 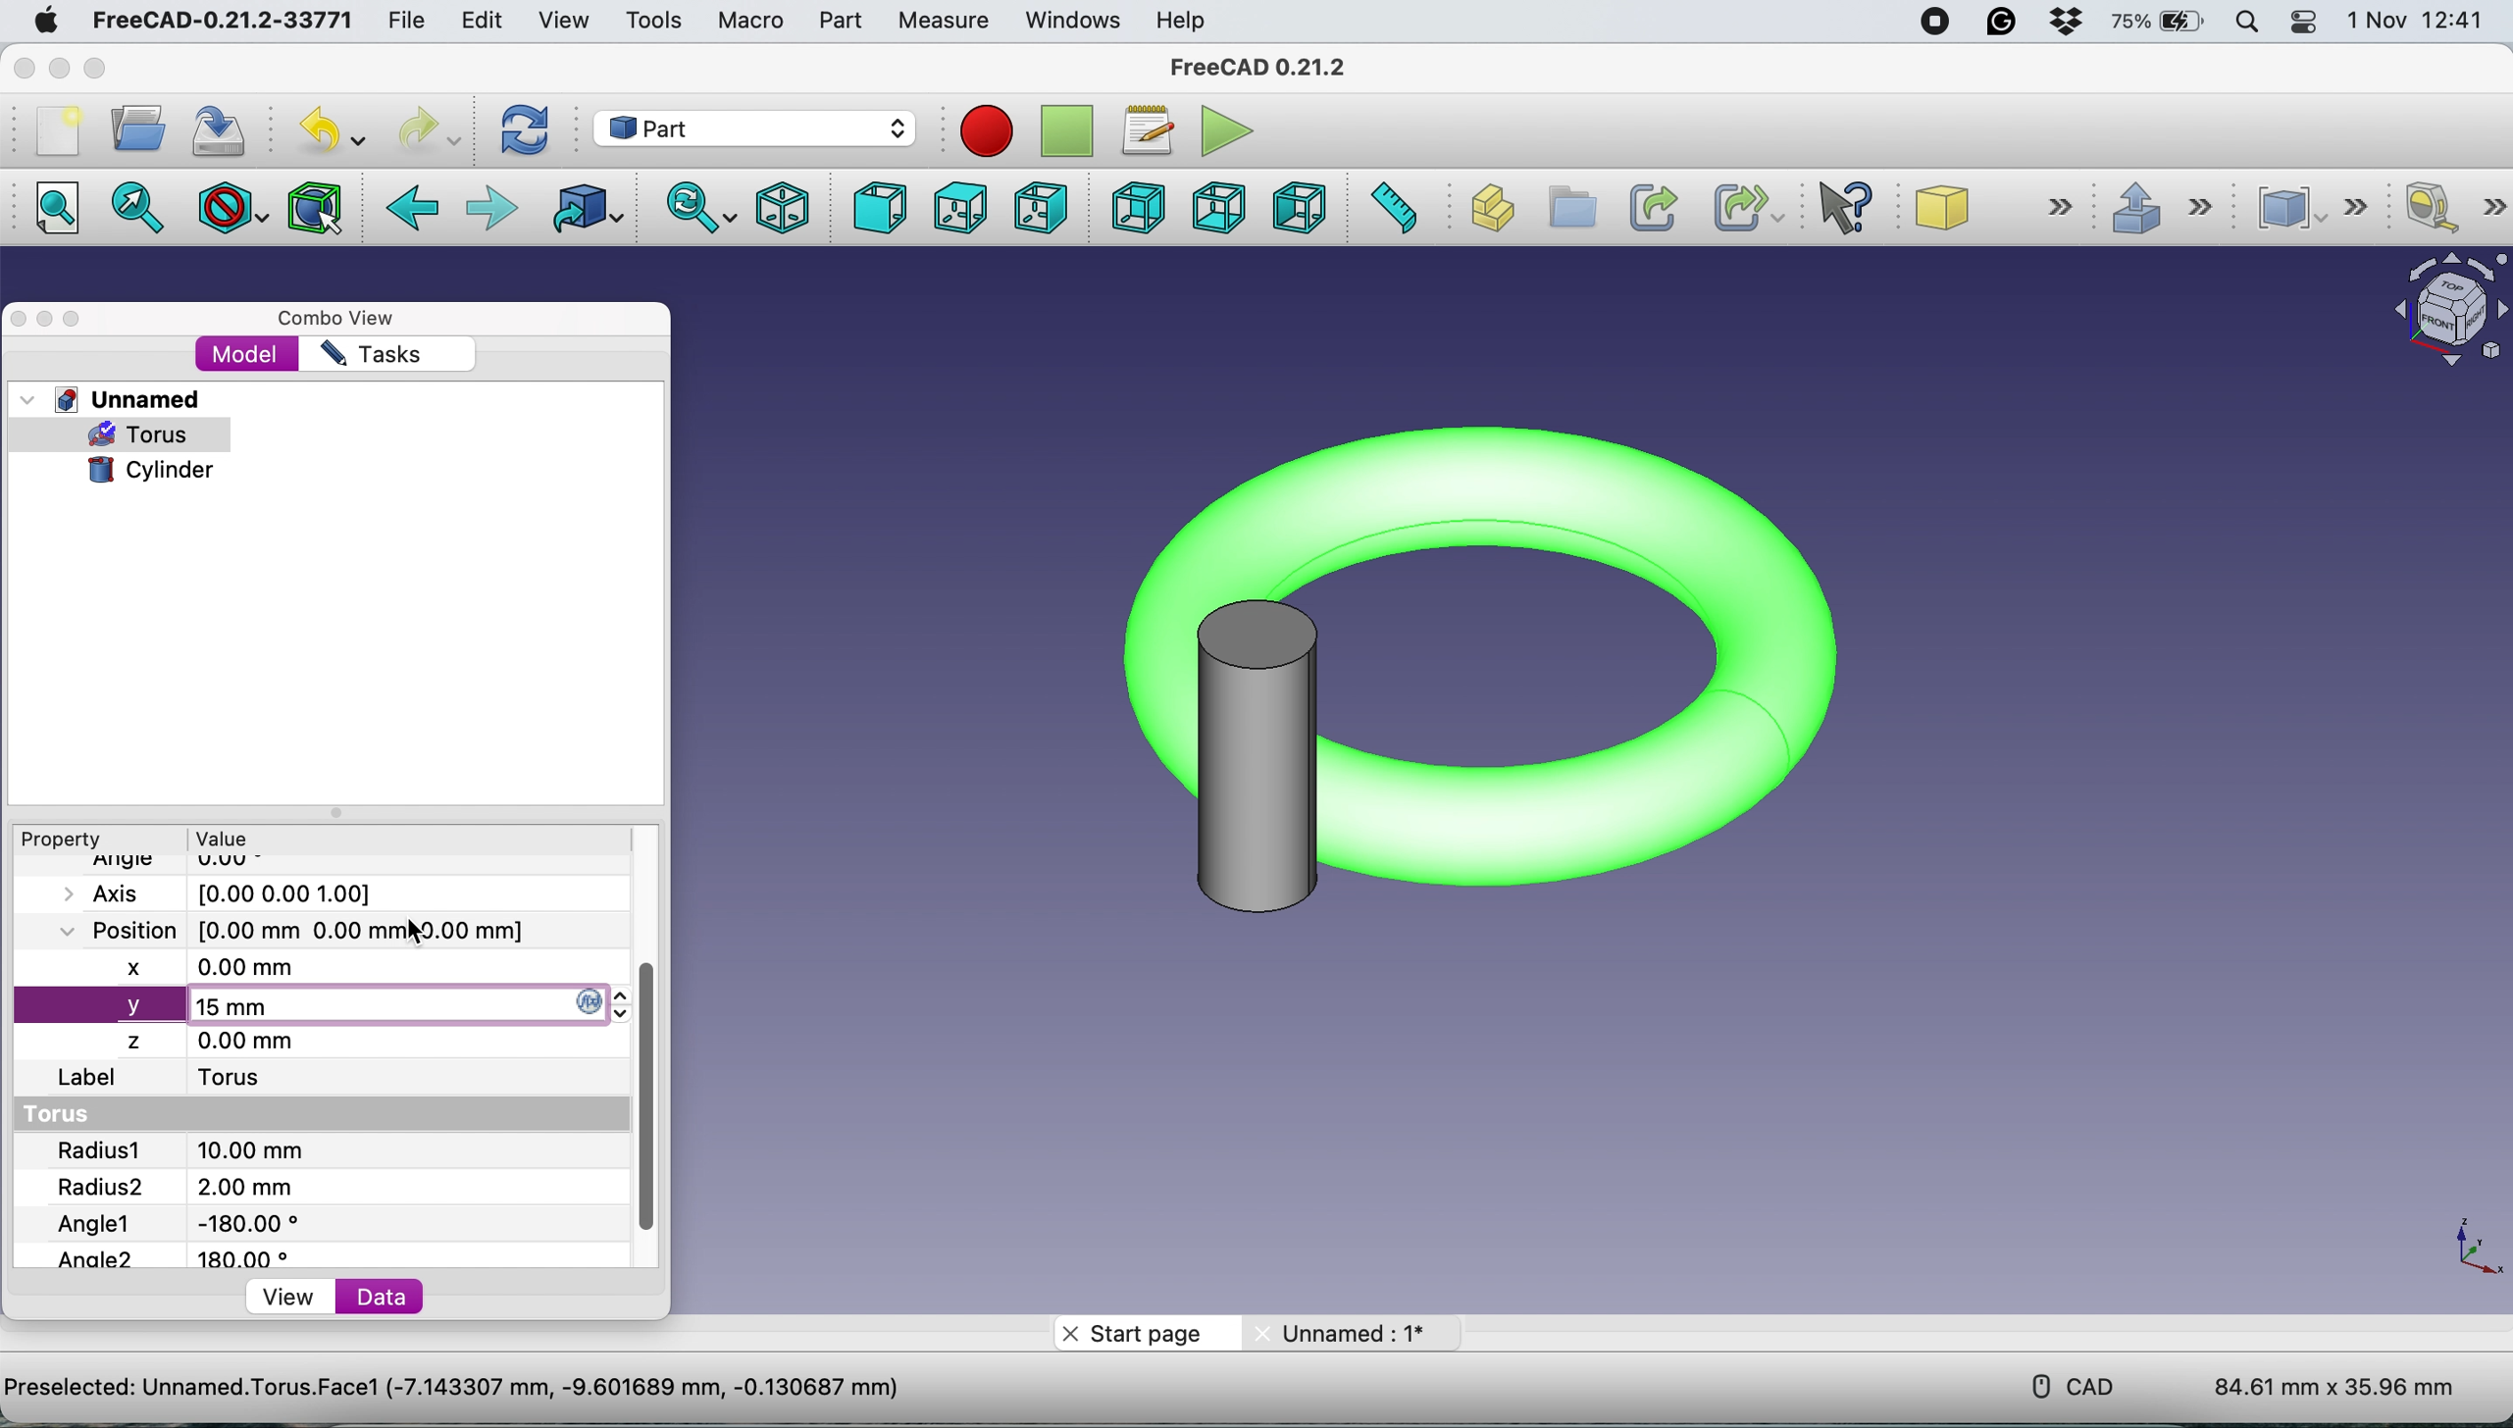 I want to click on recroding macros, so click(x=979, y=130).